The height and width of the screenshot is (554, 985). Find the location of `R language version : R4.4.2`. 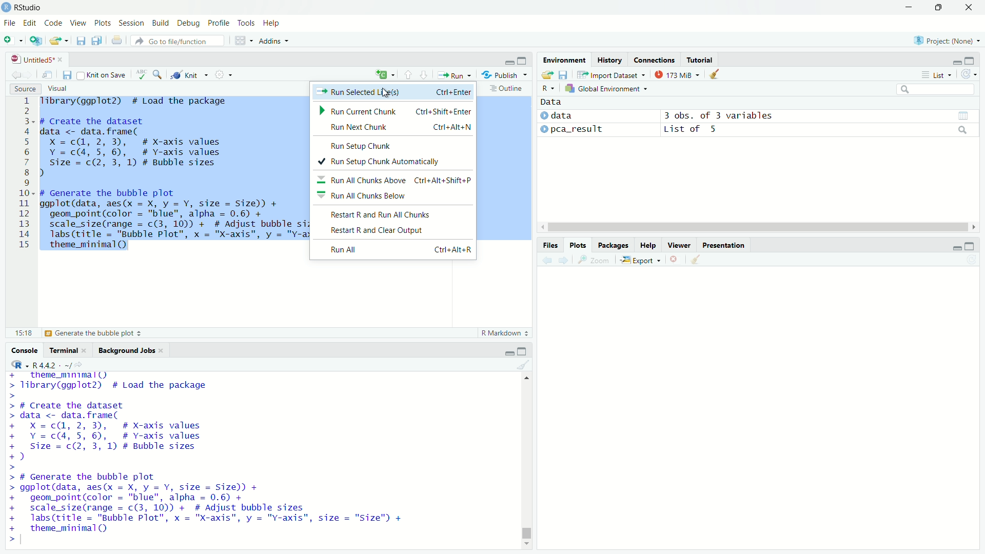

R language version : R4.4.2 is located at coordinates (57, 365).